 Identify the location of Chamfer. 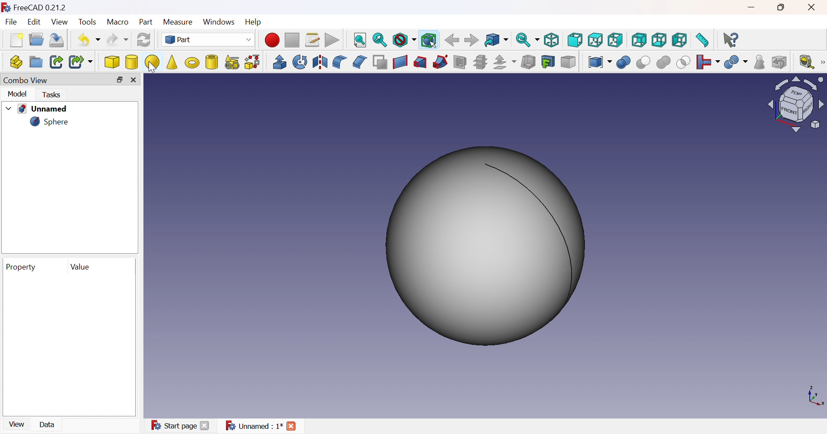
(361, 62).